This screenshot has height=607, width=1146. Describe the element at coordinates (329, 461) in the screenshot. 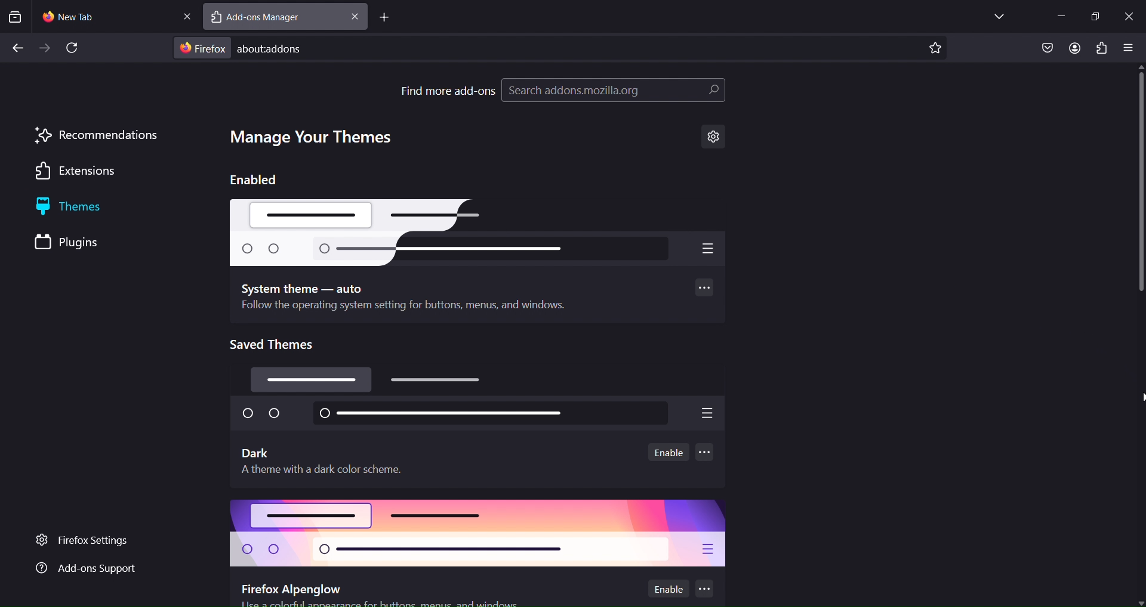

I see `Dark
A theme with a dark color scheme.` at that location.